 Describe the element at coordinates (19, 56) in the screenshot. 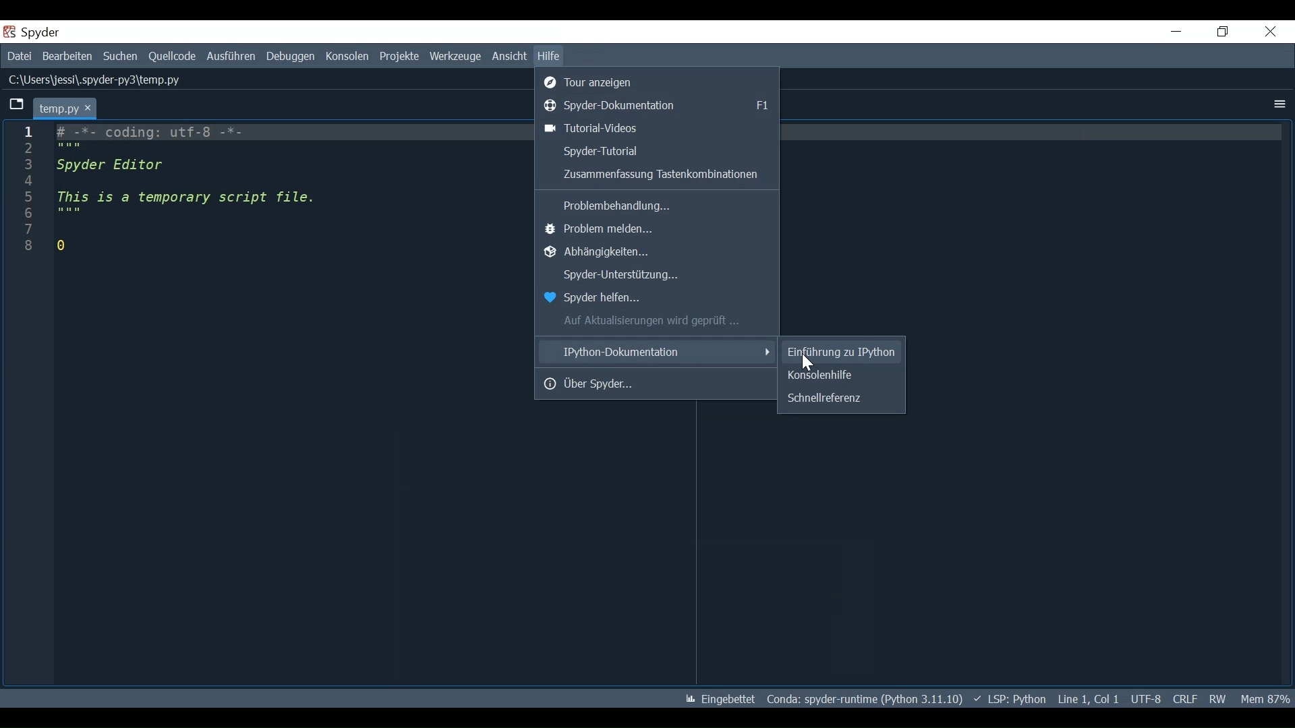

I see `File` at that location.